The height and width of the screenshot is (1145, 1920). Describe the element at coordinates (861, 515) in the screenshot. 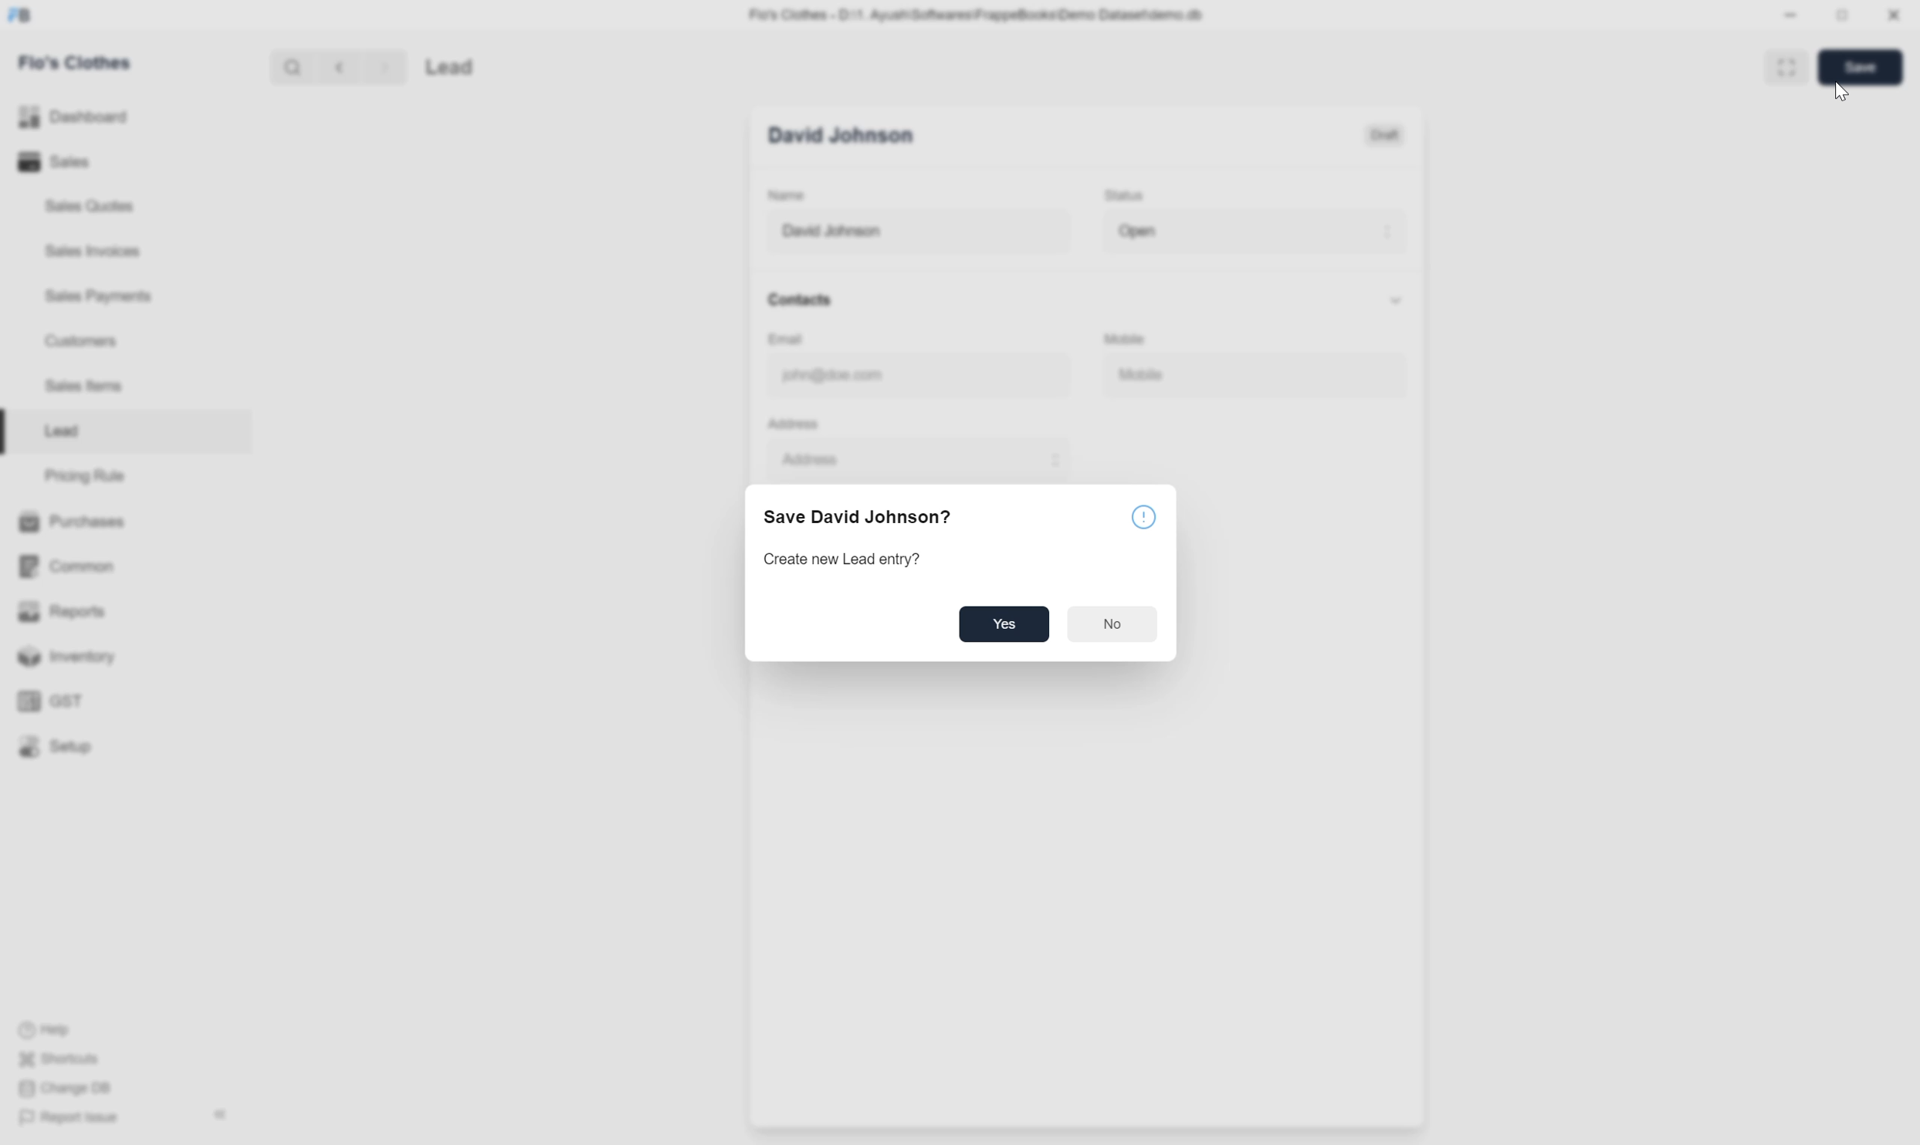

I see `Save David Johnson?` at that location.